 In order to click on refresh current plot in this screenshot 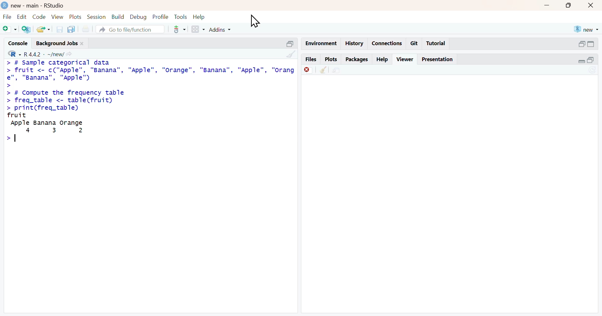, I will do `click(593, 70)`.